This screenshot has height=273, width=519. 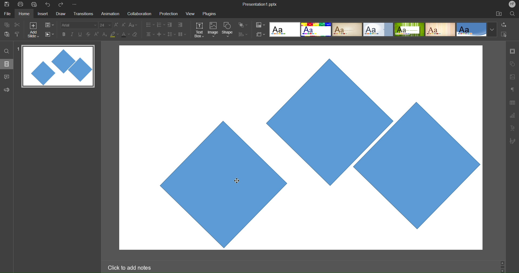 I want to click on support, so click(x=8, y=89).